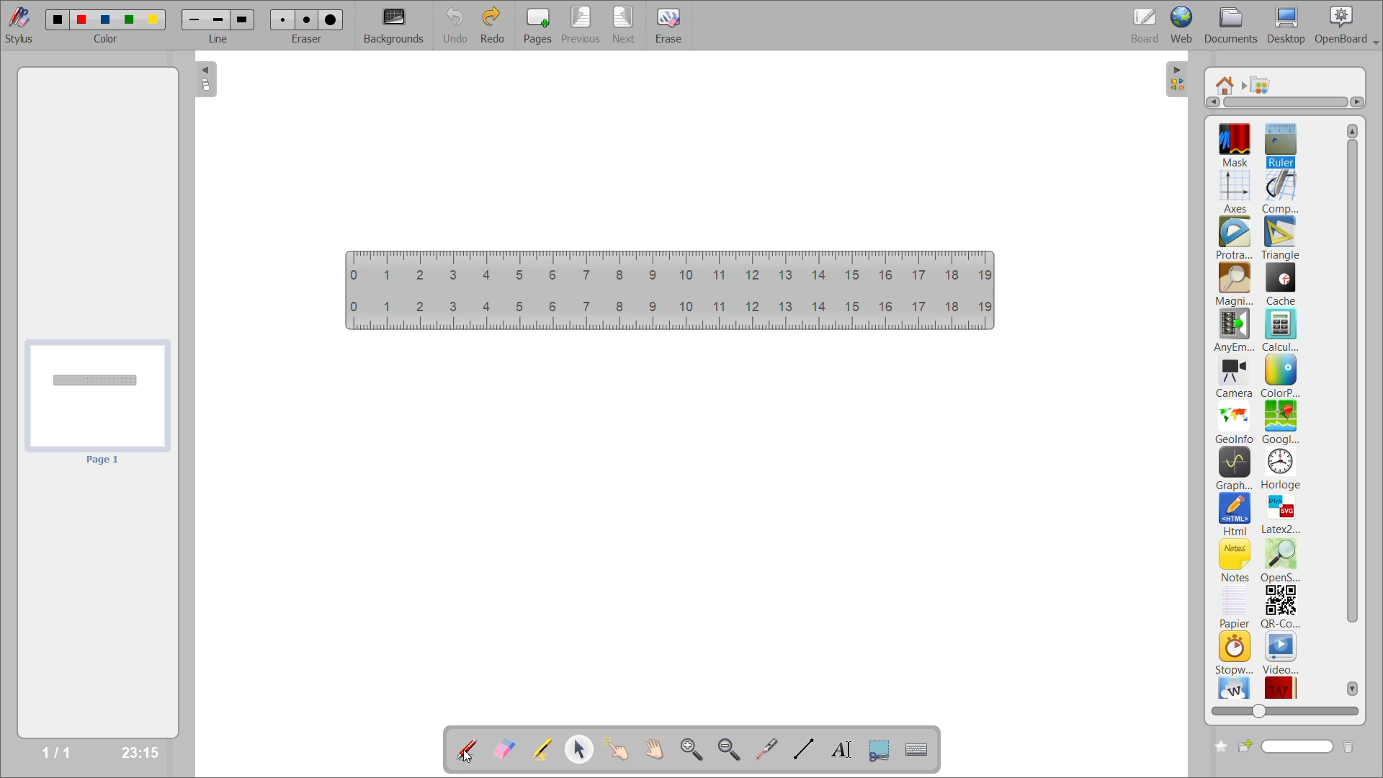  What do you see at coordinates (1287, 24) in the screenshot?
I see `desktop` at bounding box center [1287, 24].